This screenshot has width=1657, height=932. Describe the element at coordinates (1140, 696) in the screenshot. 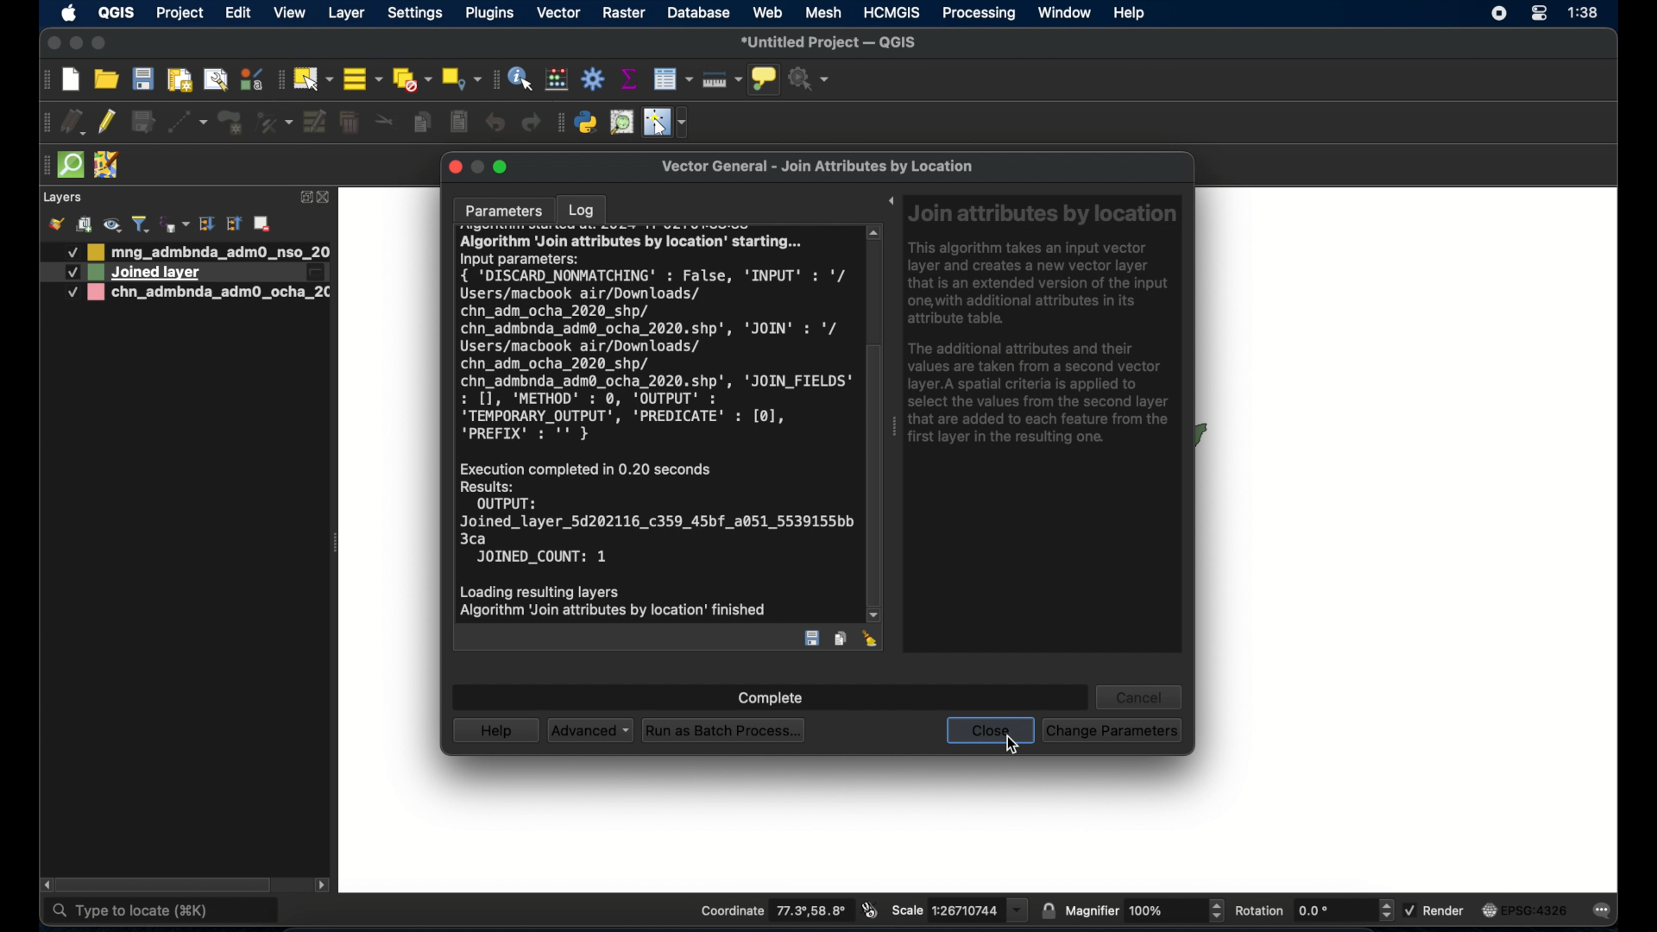

I see `cancel` at that location.